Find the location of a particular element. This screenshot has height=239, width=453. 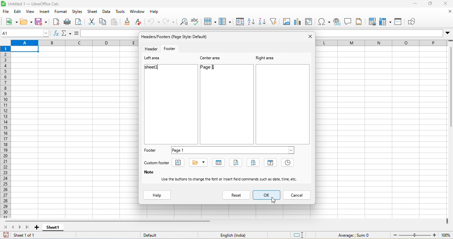

page 1 is located at coordinates (233, 150).